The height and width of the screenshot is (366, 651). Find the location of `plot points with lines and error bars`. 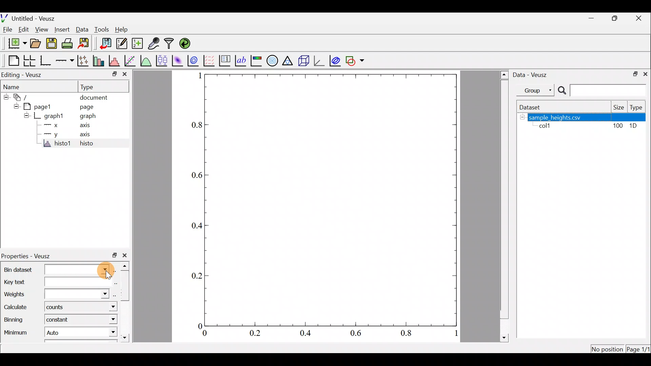

plot points with lines and error bars is located at coordinates (83, 60).